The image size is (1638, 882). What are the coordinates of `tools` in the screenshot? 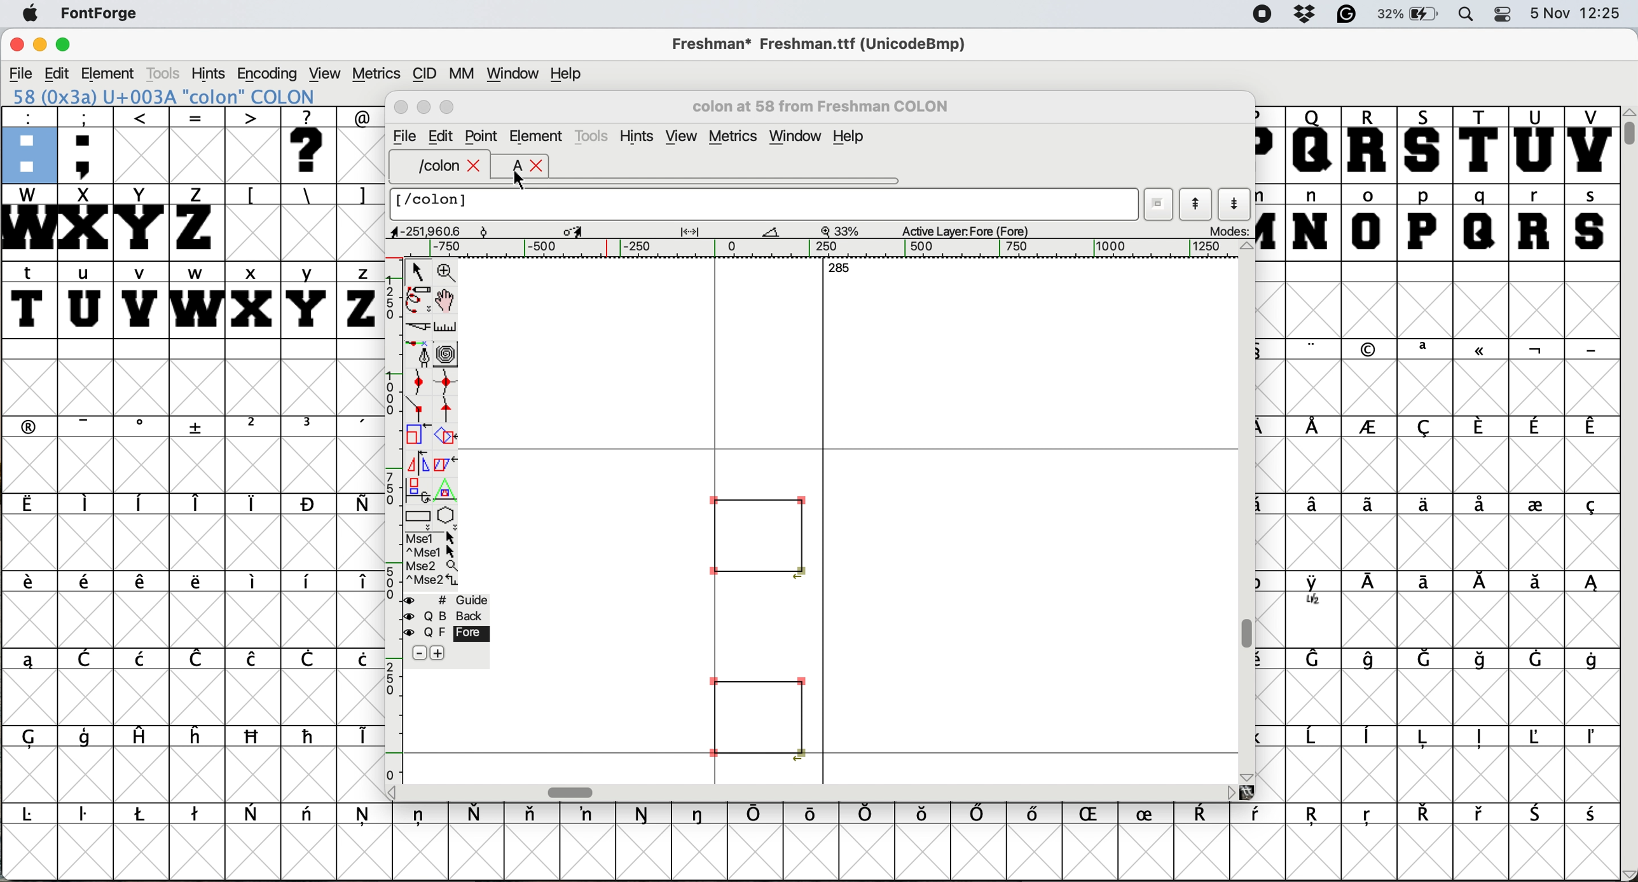 It's located at (594, 135).